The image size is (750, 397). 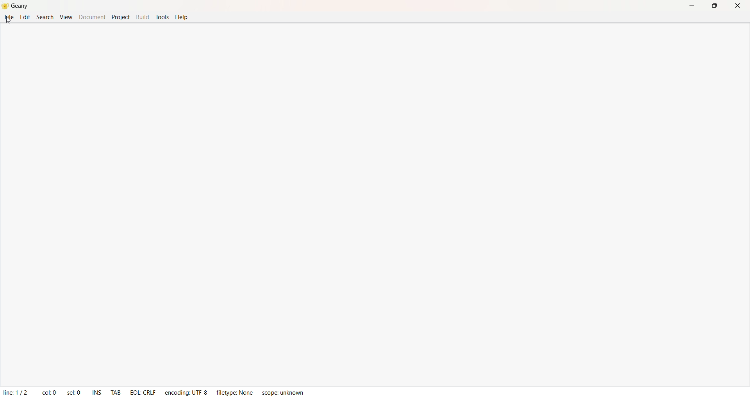 What do you see at coordinates (96, 392) in the screenshot?
I see `INS` at bounding box center [96, 392].